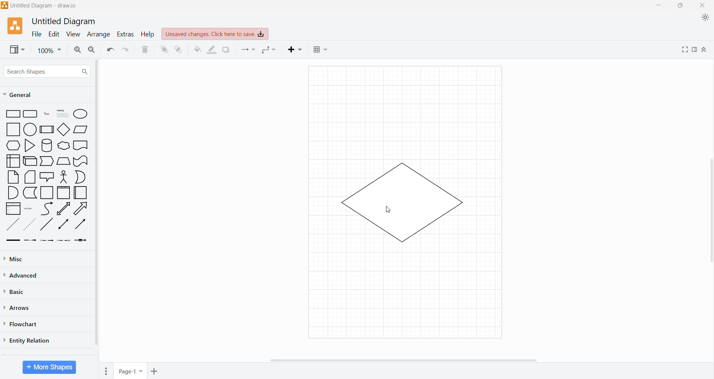  Describe the element at coordinates (296, 49) in the screenshot. I see `Insert` at that location.